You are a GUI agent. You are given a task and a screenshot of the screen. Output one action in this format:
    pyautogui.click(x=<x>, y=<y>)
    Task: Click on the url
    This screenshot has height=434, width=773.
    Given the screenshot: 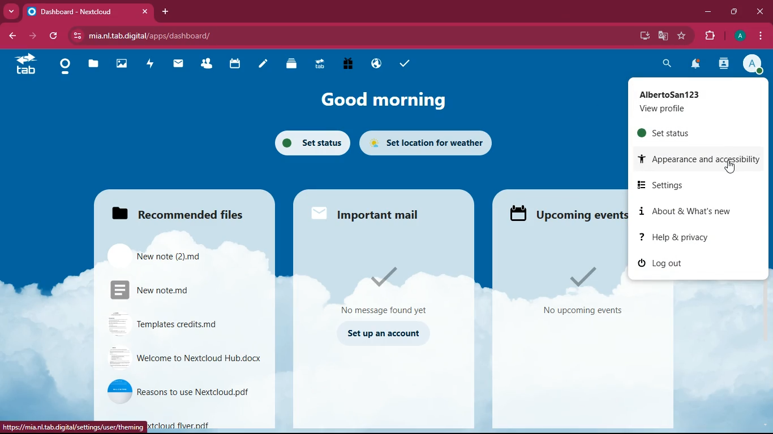 What is the action you would take?
    pyautogui.click(x=74, y=427)
    